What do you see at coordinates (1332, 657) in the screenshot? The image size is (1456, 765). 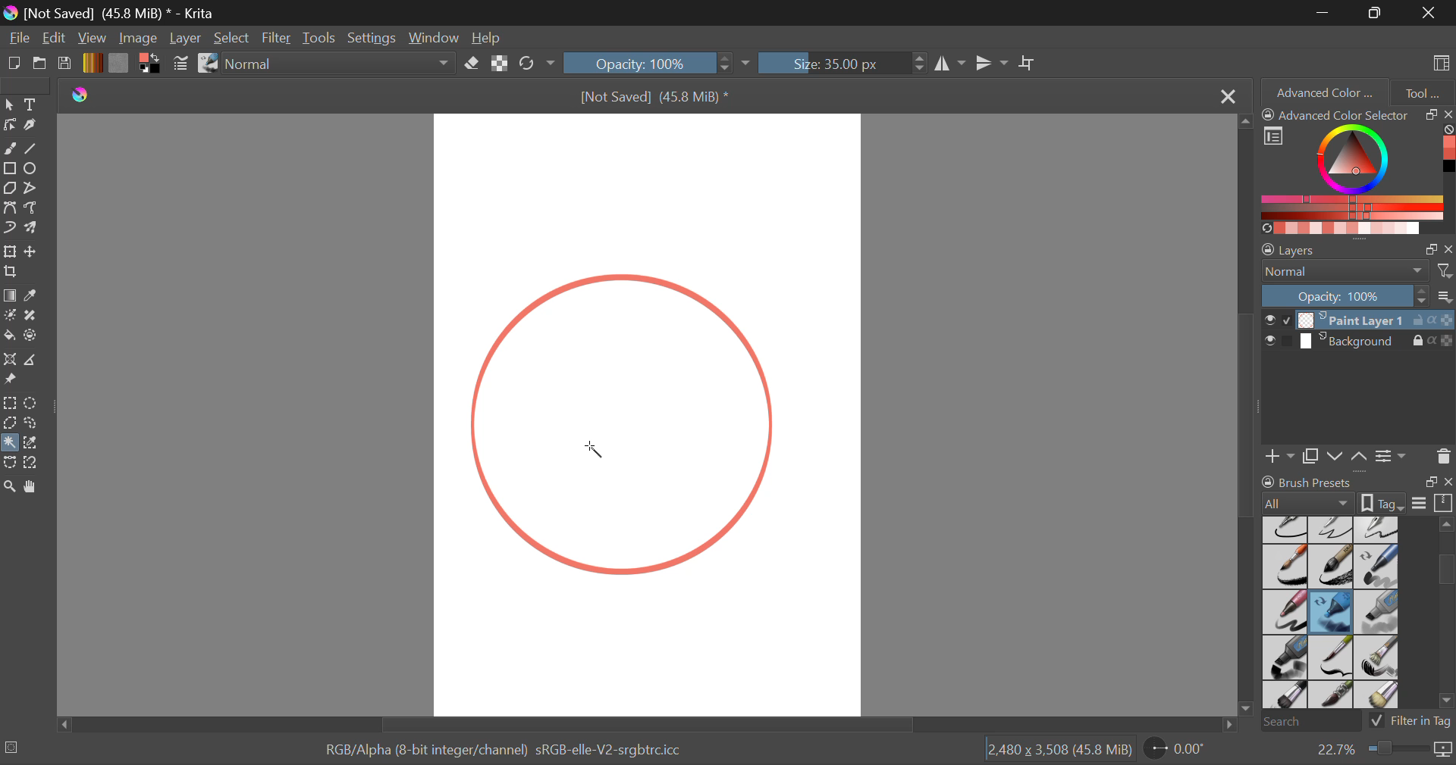 I see `Bristles-1 Details` at bounding box center [1332, 657].